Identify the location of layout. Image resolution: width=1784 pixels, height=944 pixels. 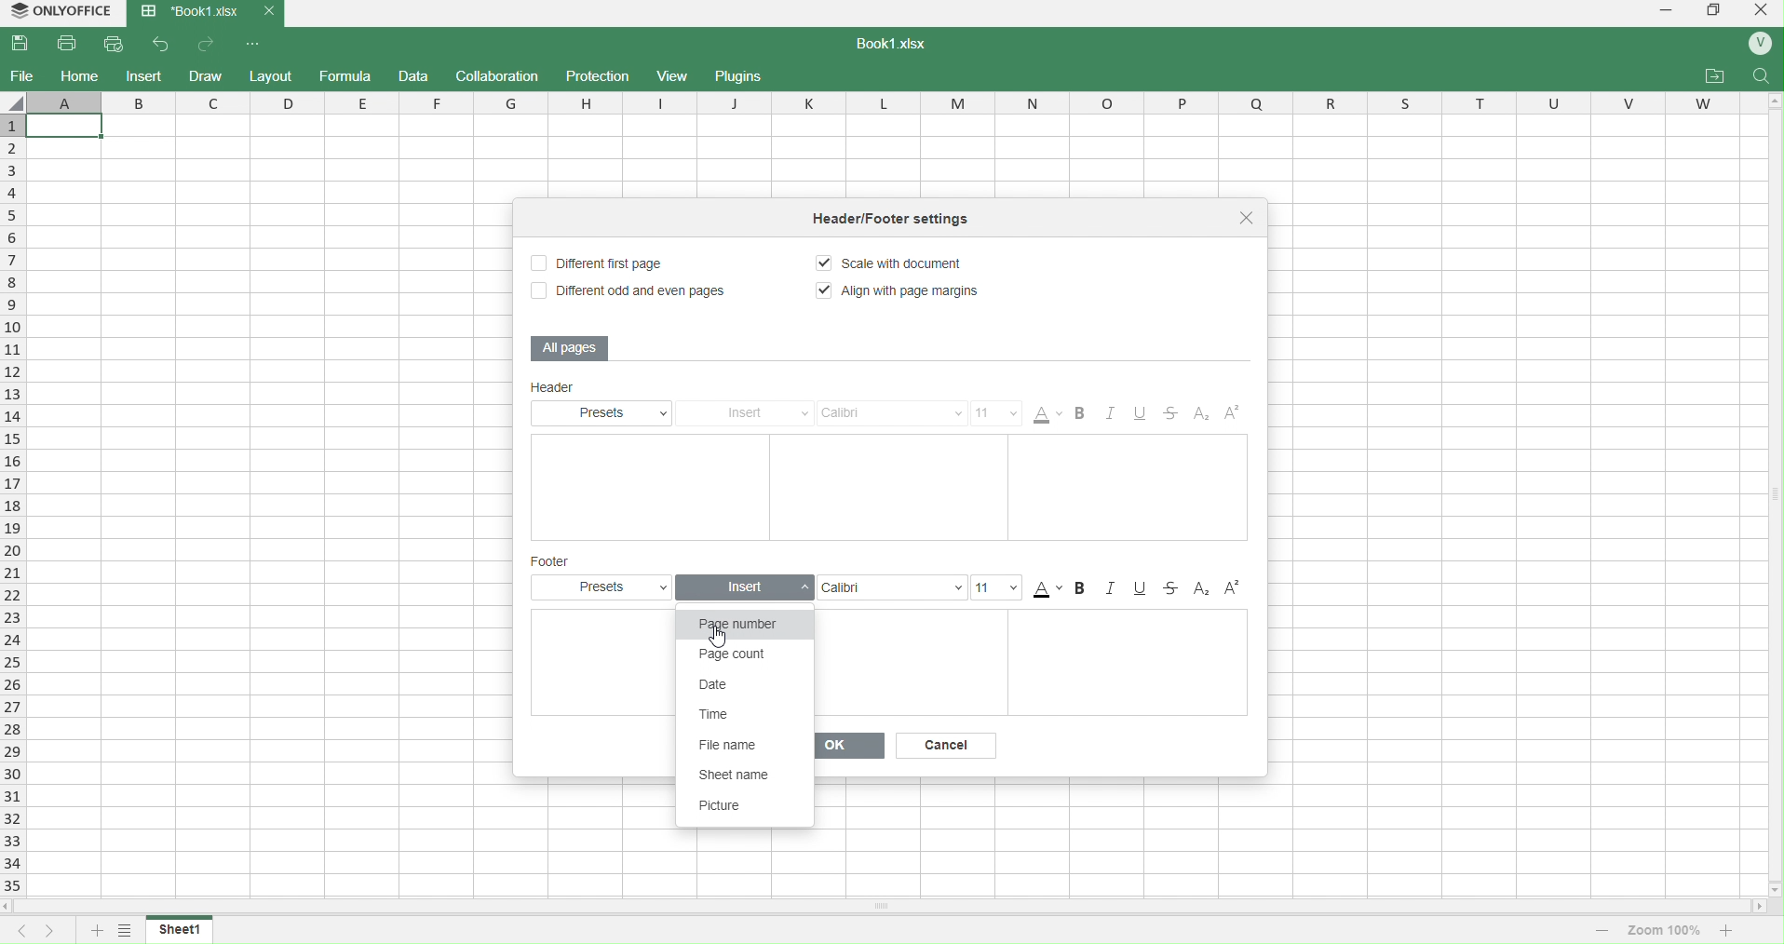
(273, 74).